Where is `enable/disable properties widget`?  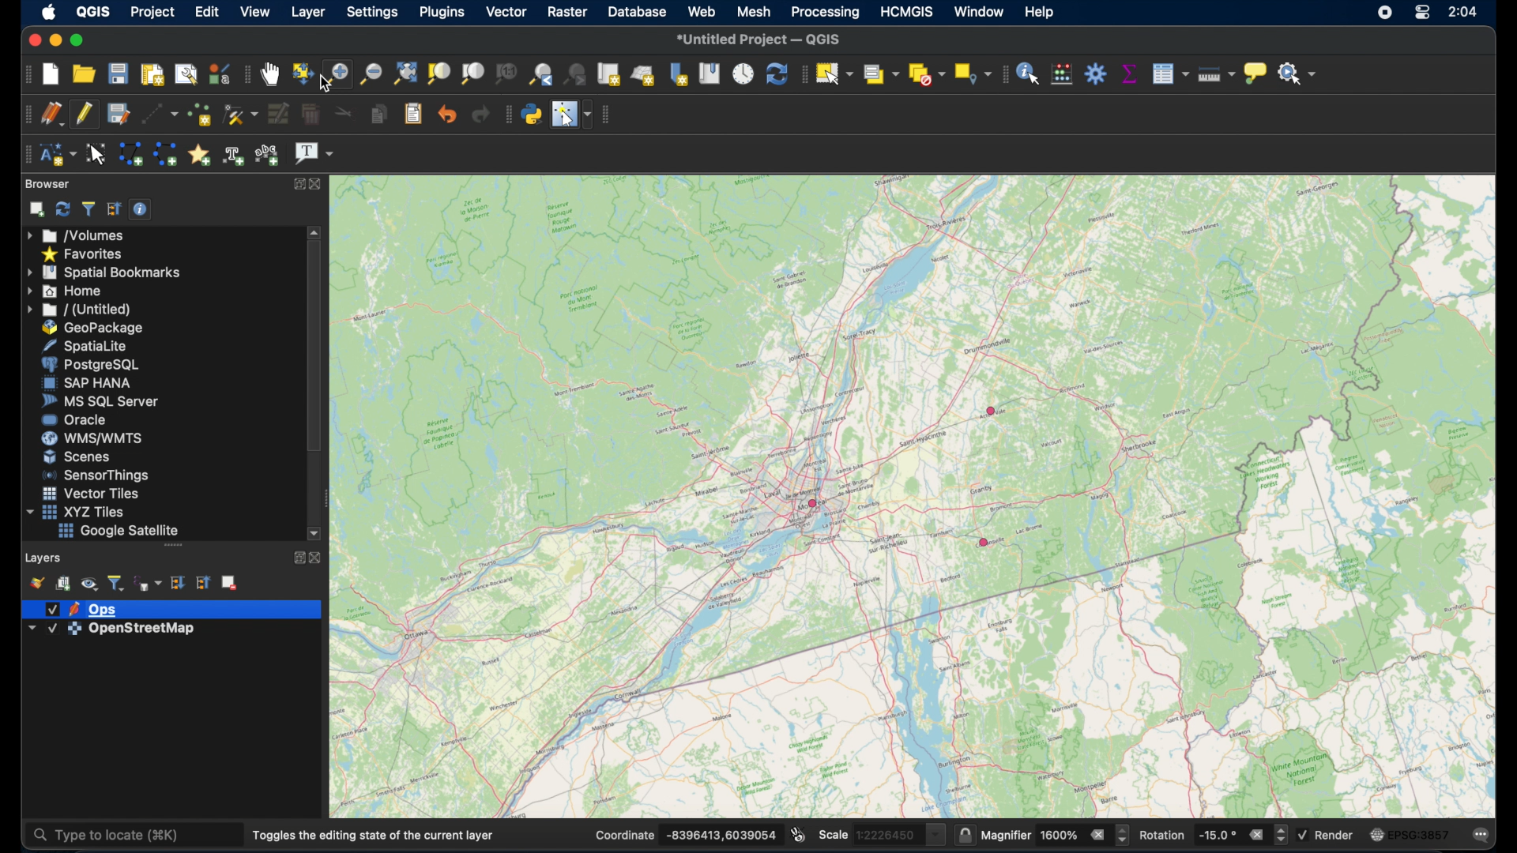
enable/disable properties widget is located at coordinates (141, 209).